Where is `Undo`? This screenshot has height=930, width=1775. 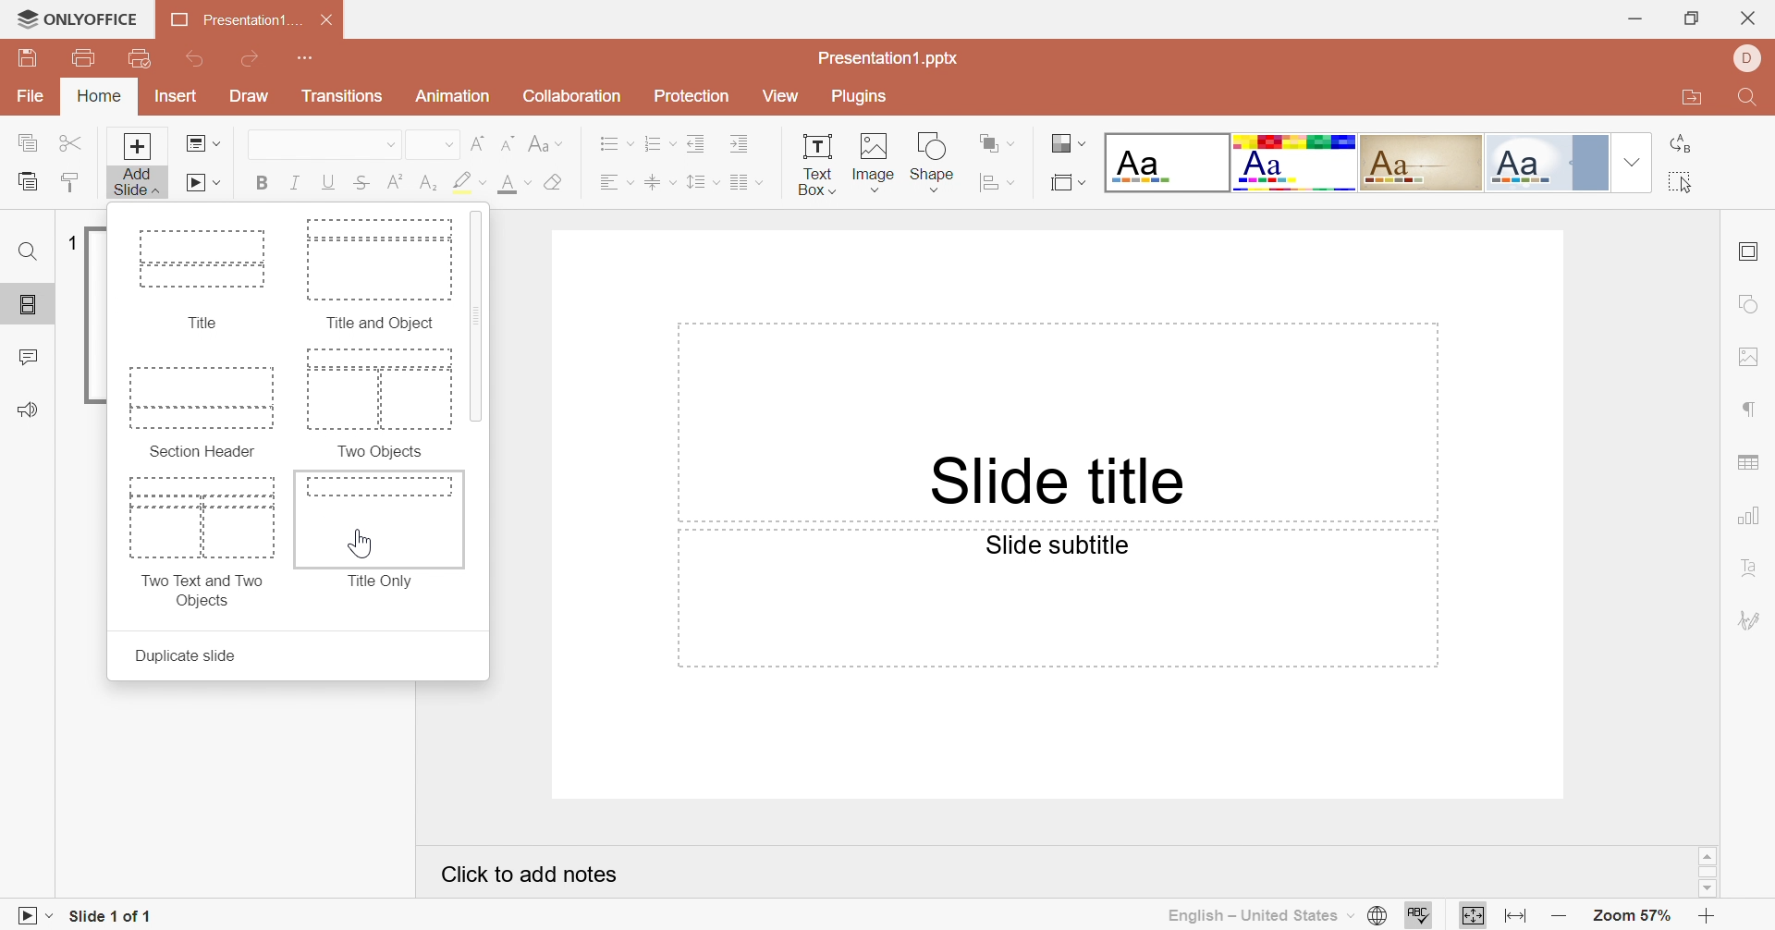 Undo is located at coordinates (194, 60).